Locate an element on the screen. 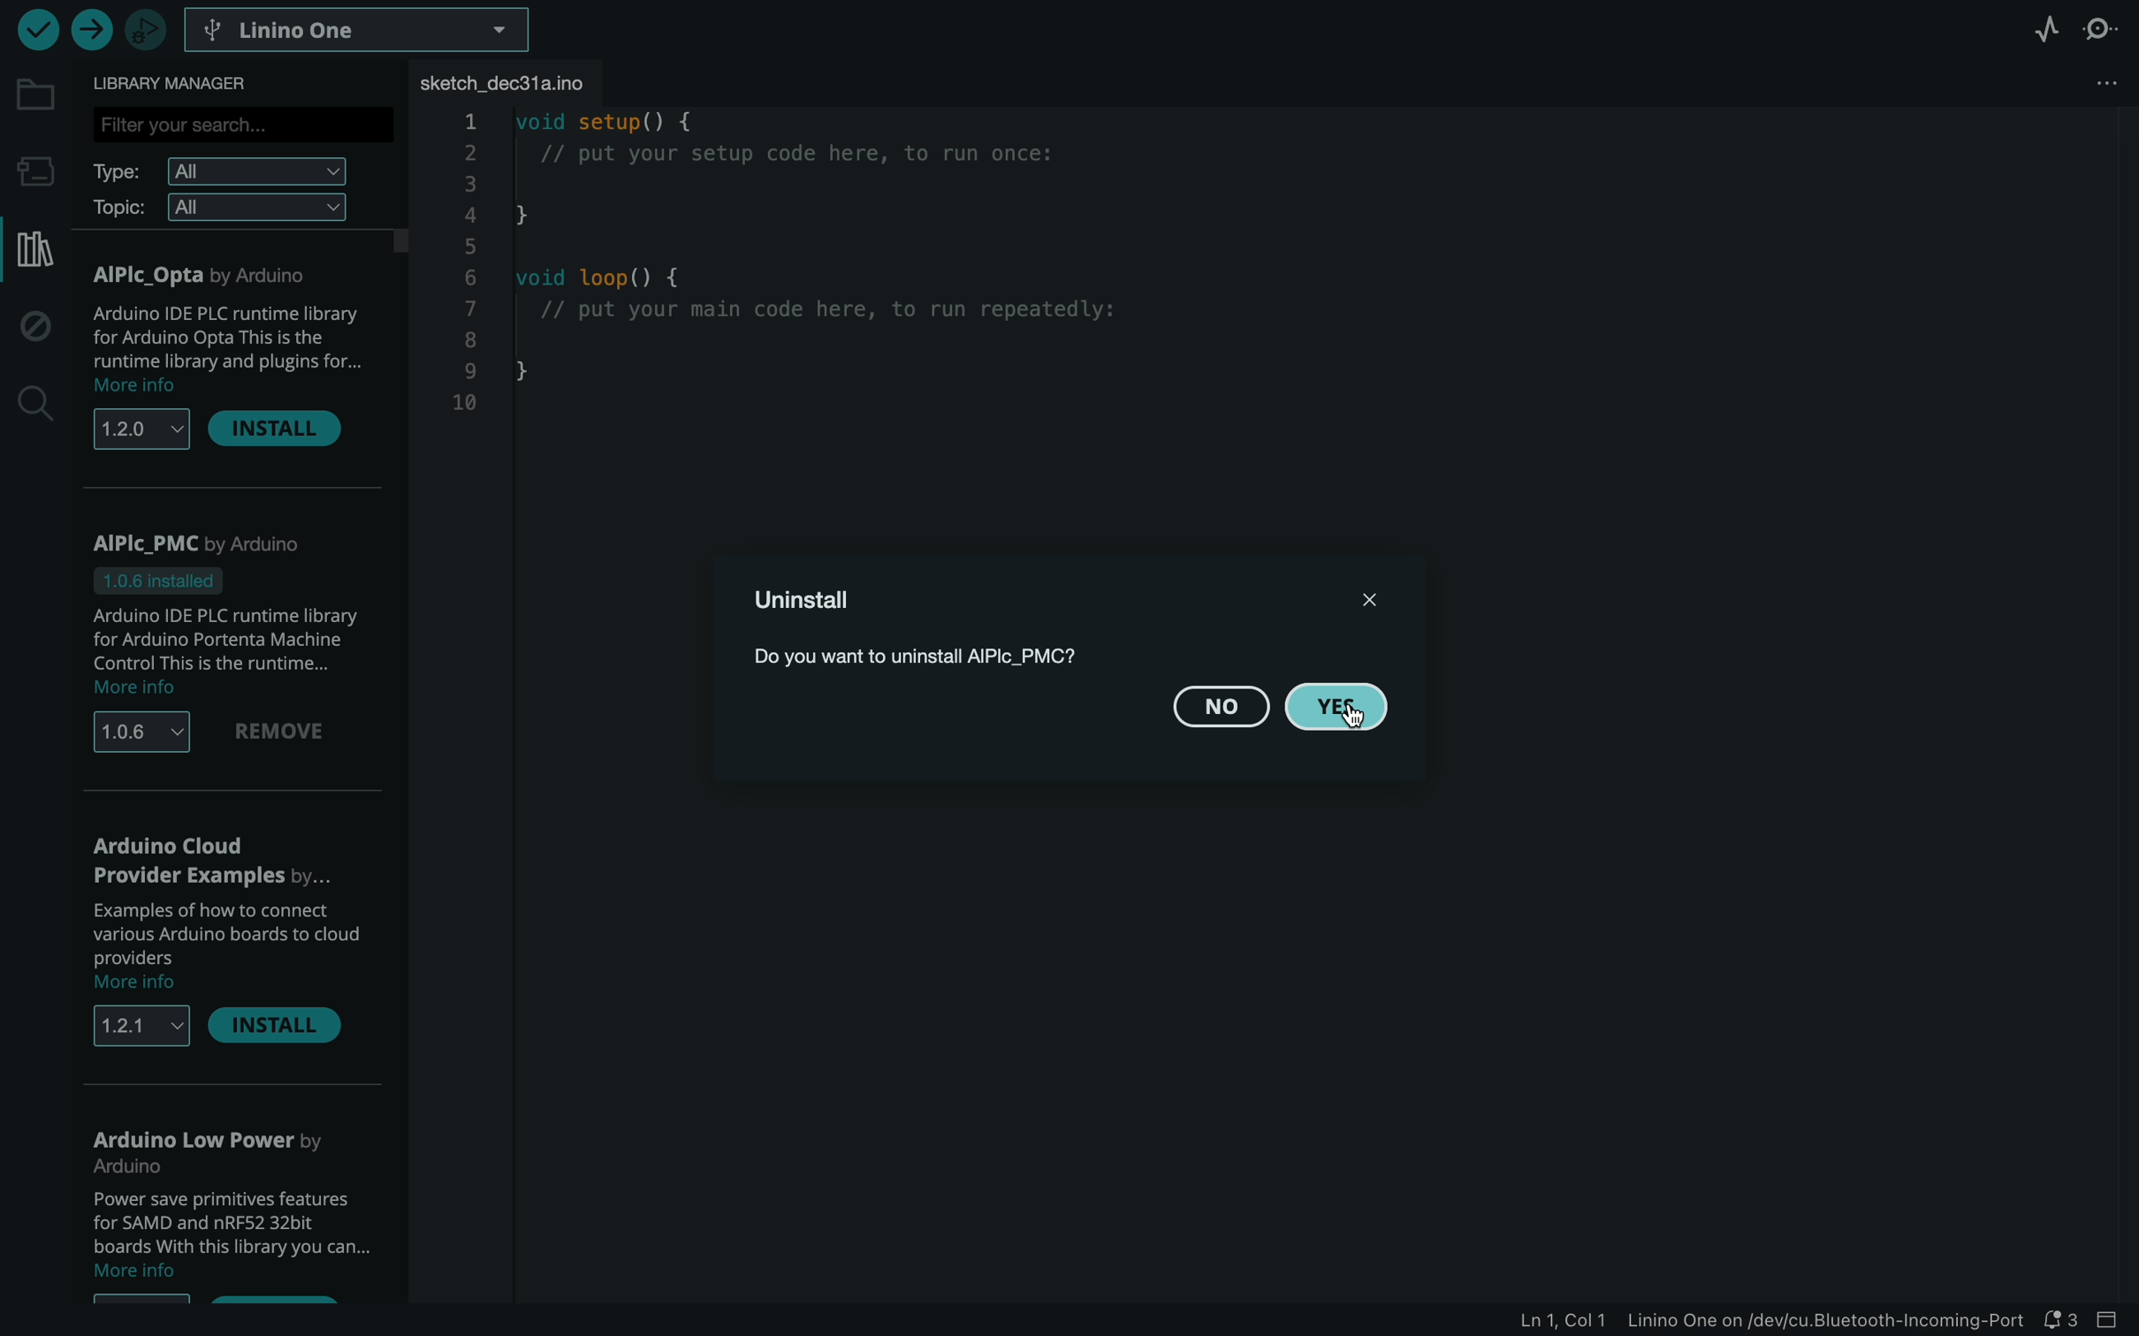 The image size is (2139, 1336). versions is located at coordinates (140, 429).